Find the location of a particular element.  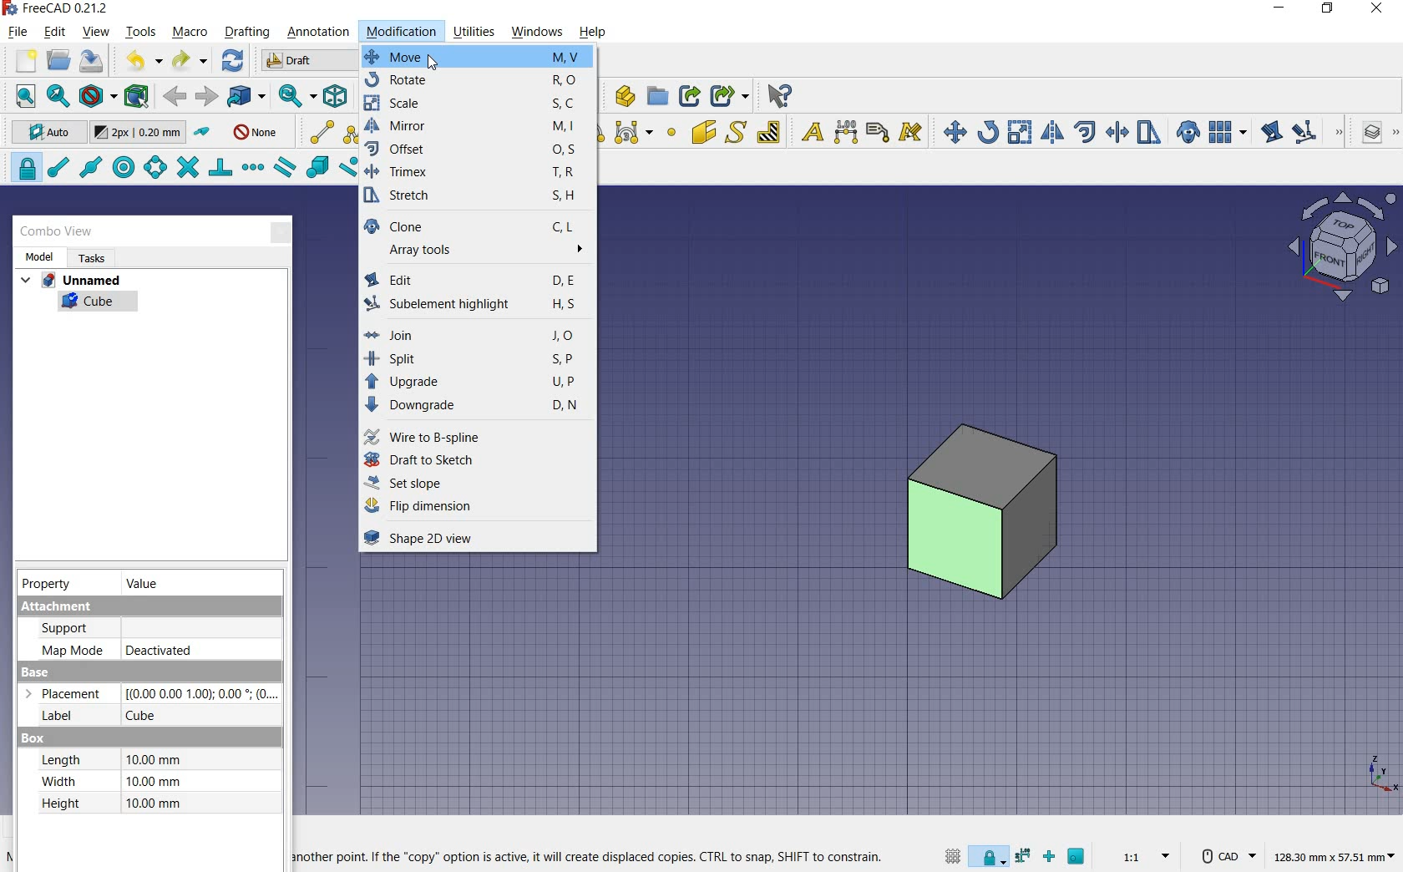

change default size for new objects is located at coordinates (138, 133).